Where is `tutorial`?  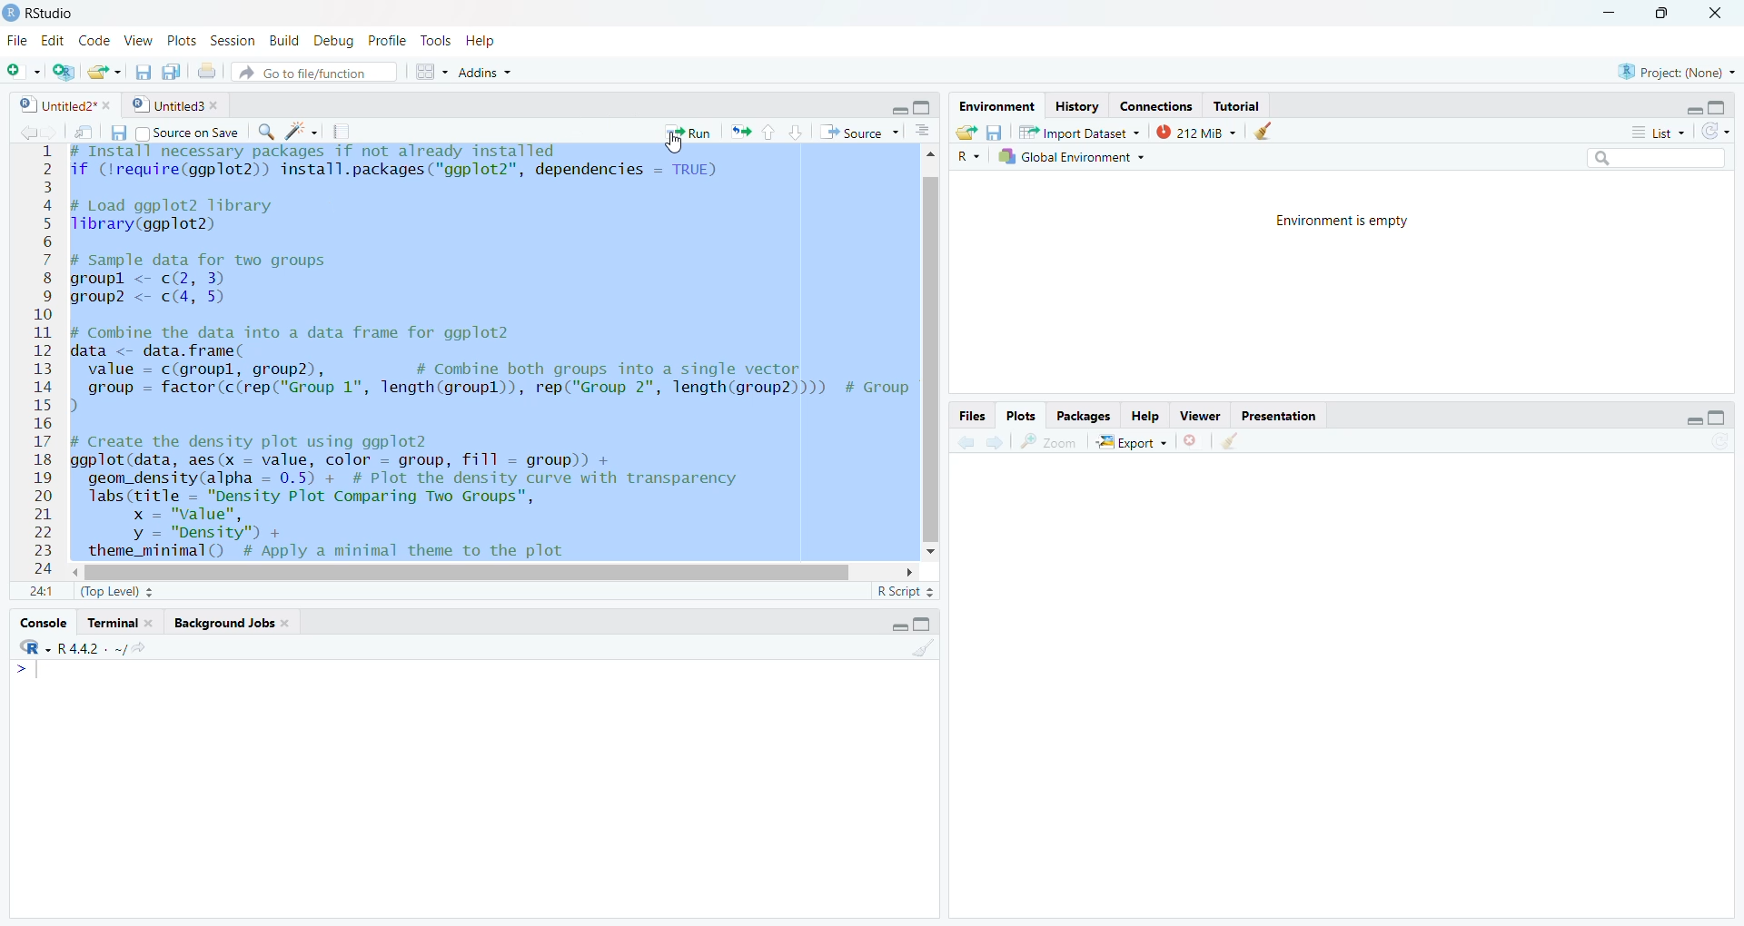 tutorial is located at coordinates (1239, 103).